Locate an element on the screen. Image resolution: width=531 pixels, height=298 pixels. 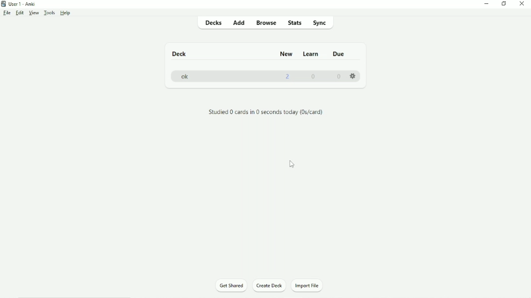
2 is located at coordinates (288, 77).